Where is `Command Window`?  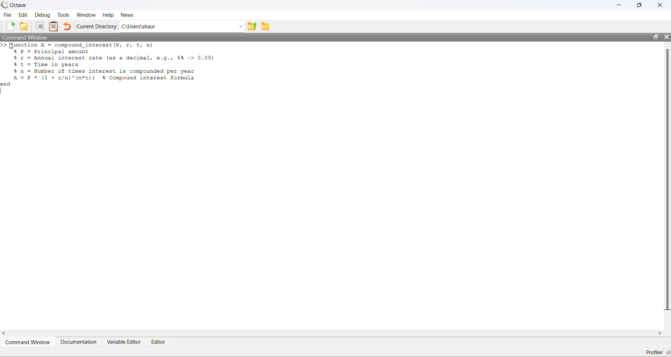 Command Window is located at coordinates (28, 342).